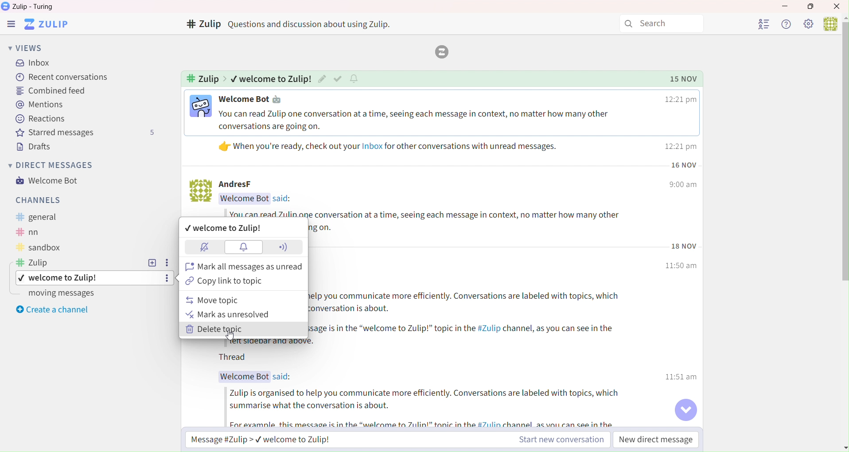 Image resolution: width=849 pixels, height=452 pixels. Describe the element at coordinates (245, 199) in the screenshot. I see `Text` at that location.